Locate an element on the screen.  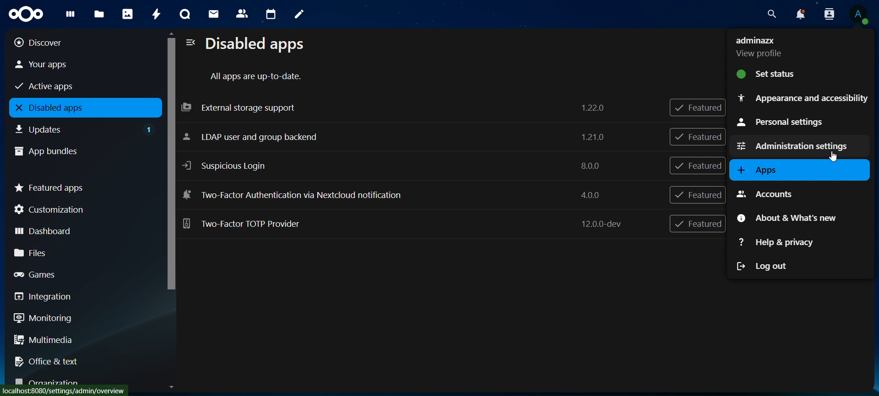
office & text is located at coordinates (77, 359).